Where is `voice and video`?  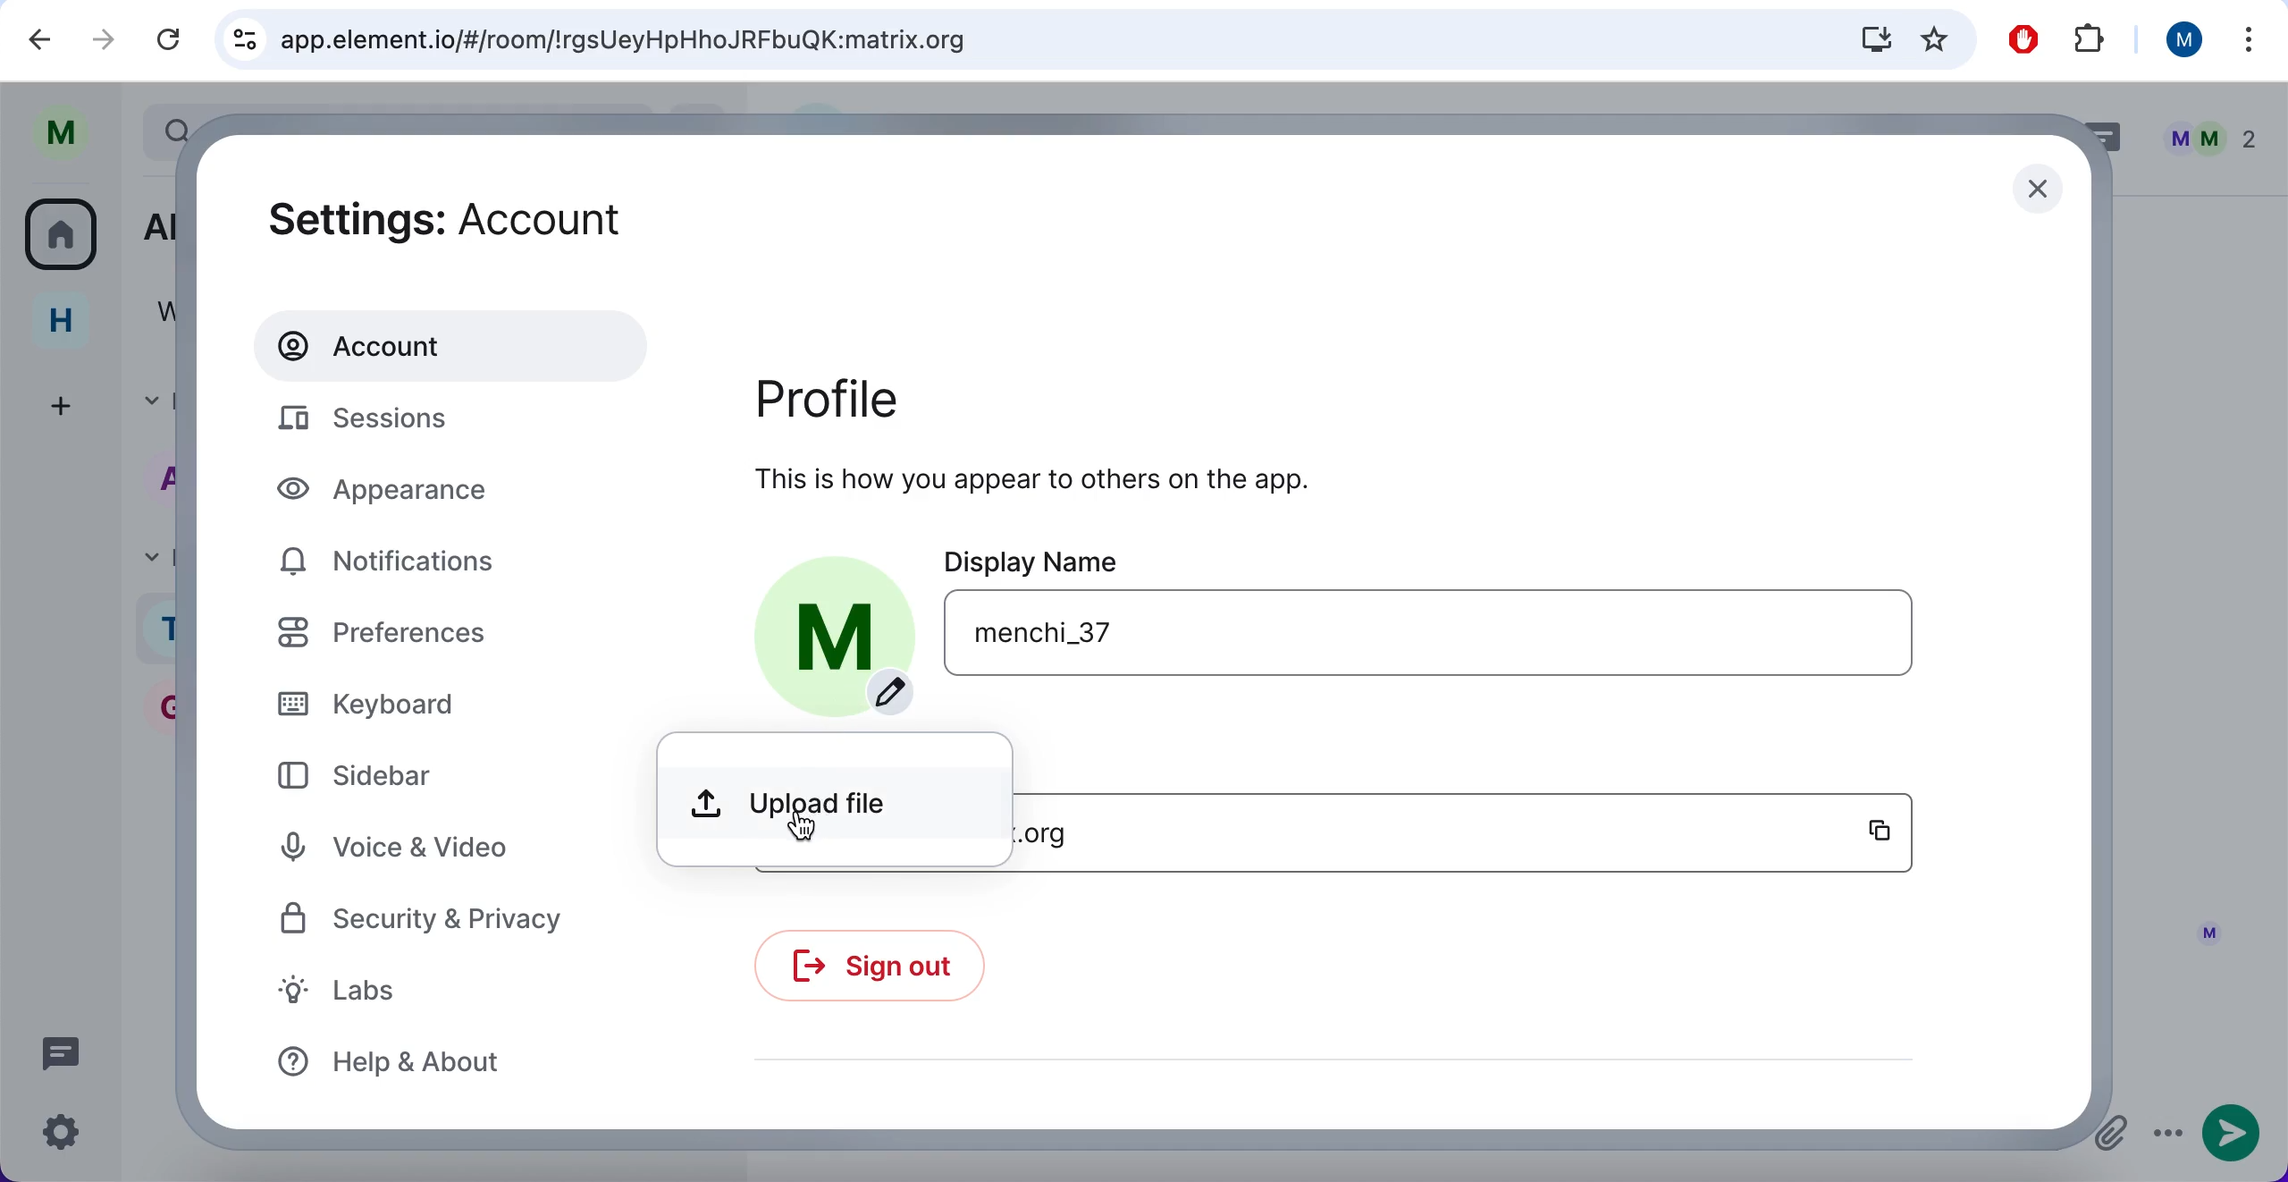 voice and video is located at coordinates (457, 850).